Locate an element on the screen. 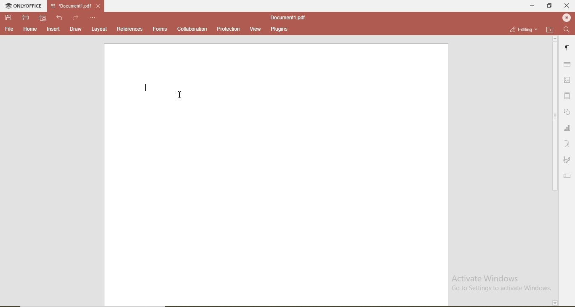  save is located at coordinates (8, 18).